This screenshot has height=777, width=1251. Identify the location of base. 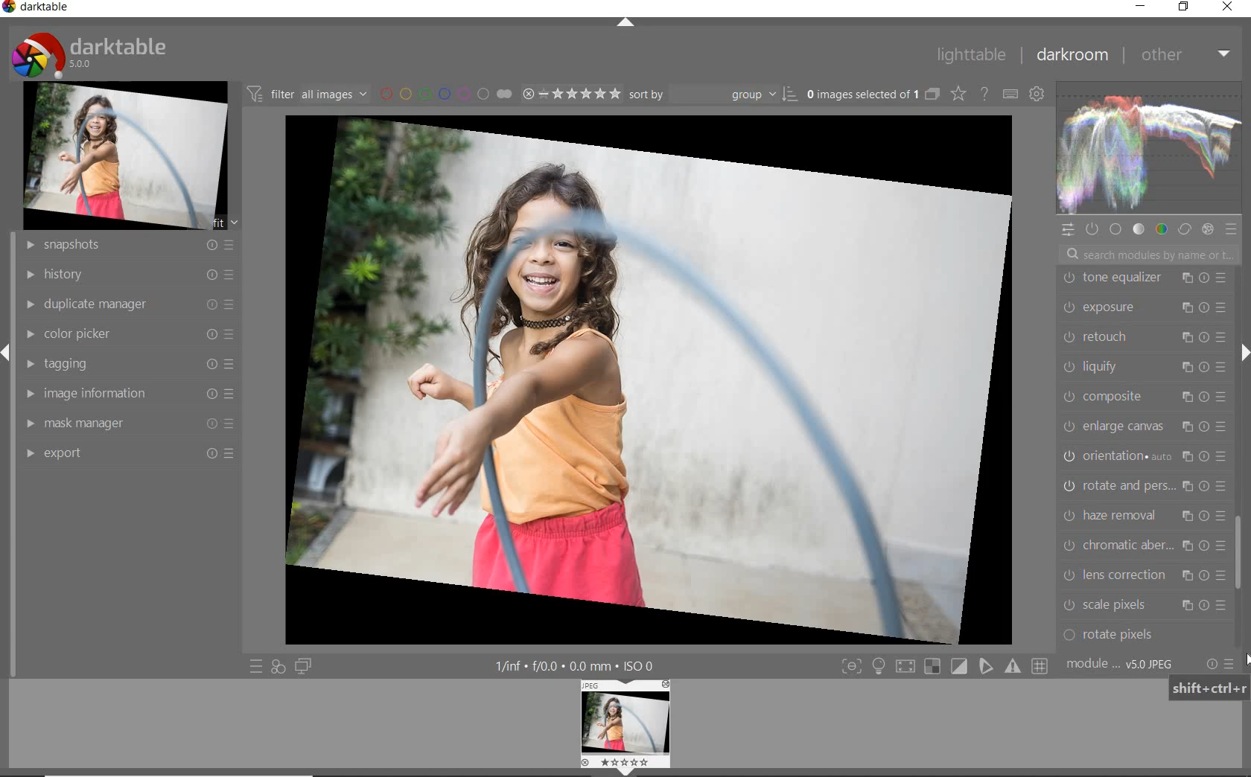
(1115, 230).